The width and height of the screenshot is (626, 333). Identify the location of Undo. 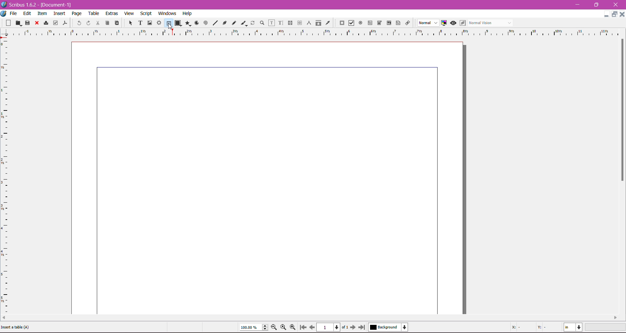
(78, 22).